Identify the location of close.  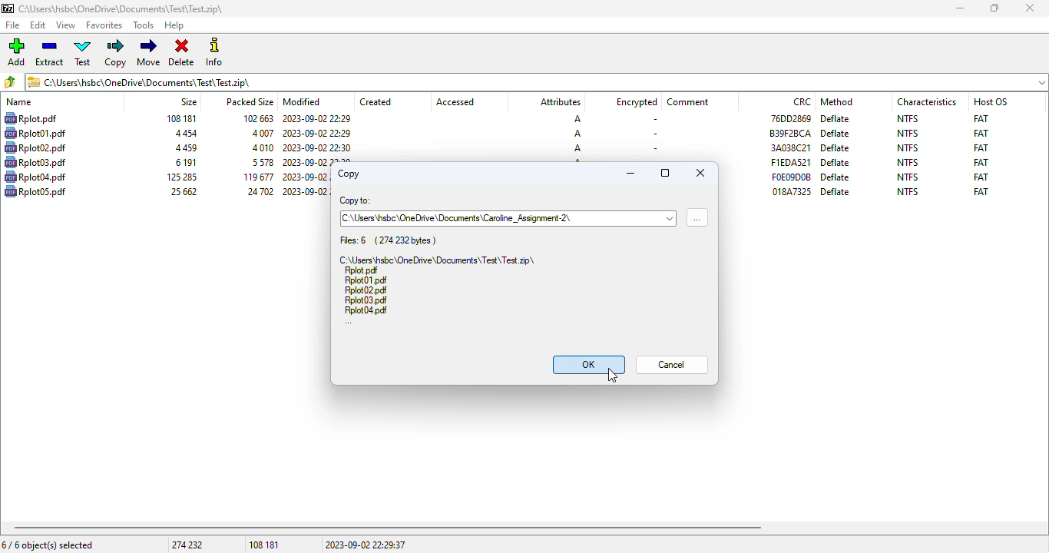
(700, 172).